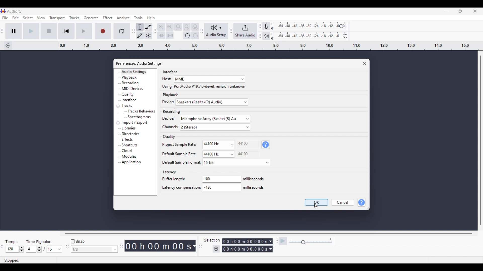 This screenshot has width=483, height=271. What do you see at coordinates (165, 102) in the screenshot?
I see `Device:` at bounding box center [165, 102].